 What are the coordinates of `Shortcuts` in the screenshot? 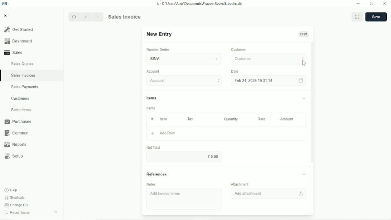 It's located at (14, 197).